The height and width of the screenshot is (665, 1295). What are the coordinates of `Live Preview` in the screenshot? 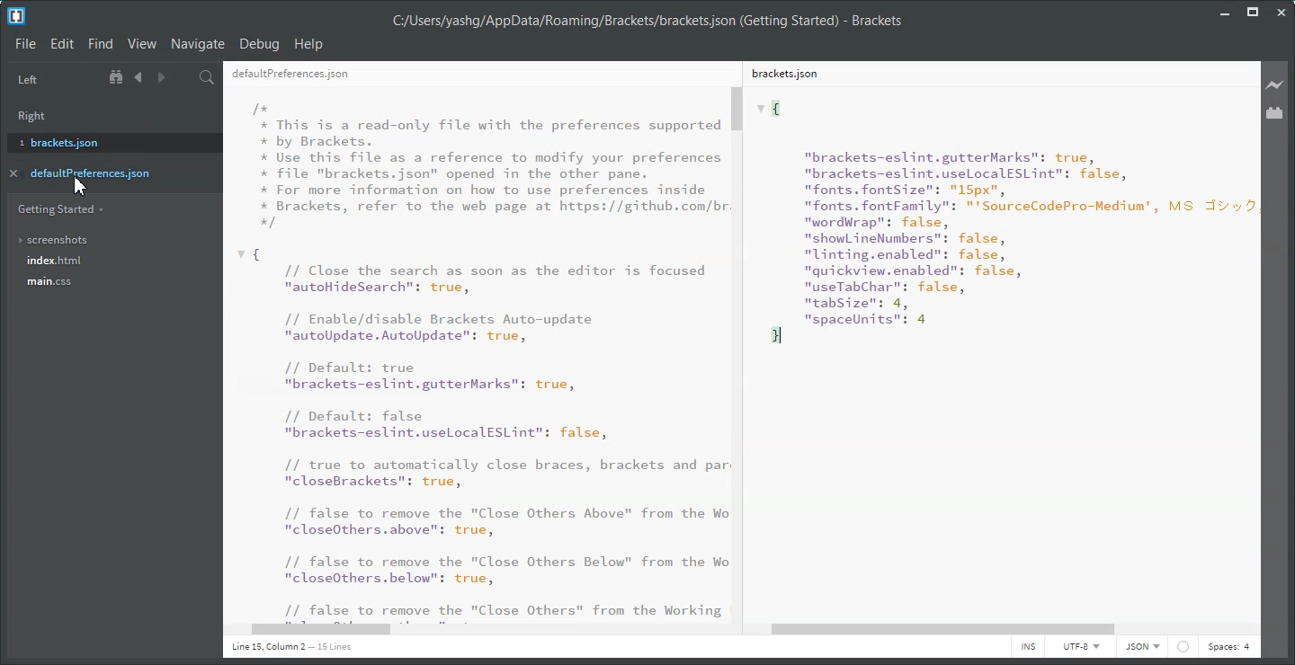 It's located at (1275, 84).